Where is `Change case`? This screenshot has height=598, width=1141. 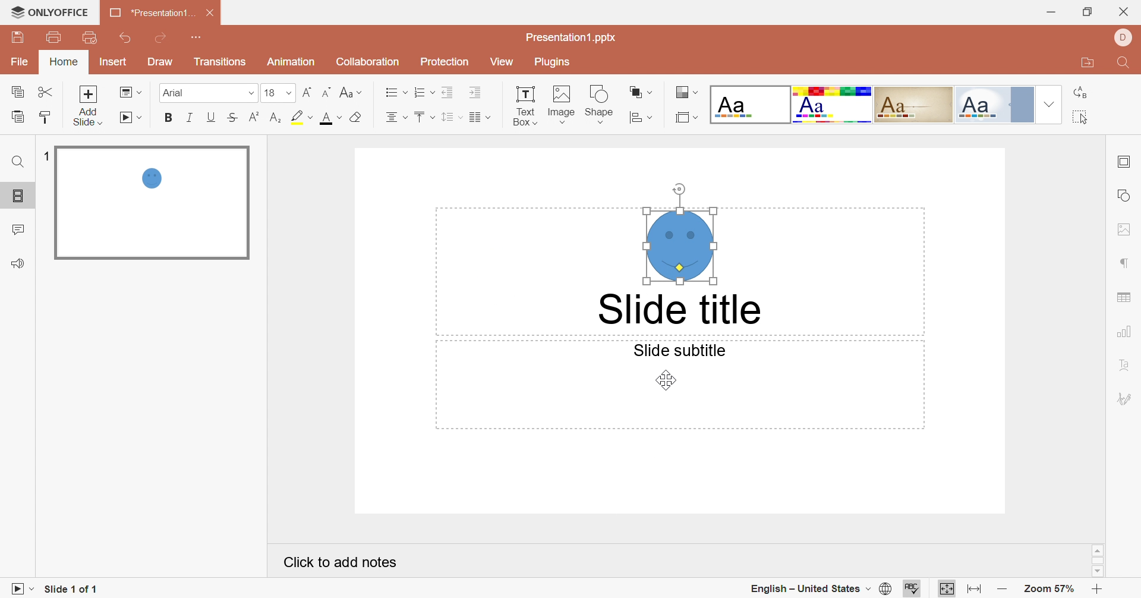
Change case is located at coordinates (349, 92).